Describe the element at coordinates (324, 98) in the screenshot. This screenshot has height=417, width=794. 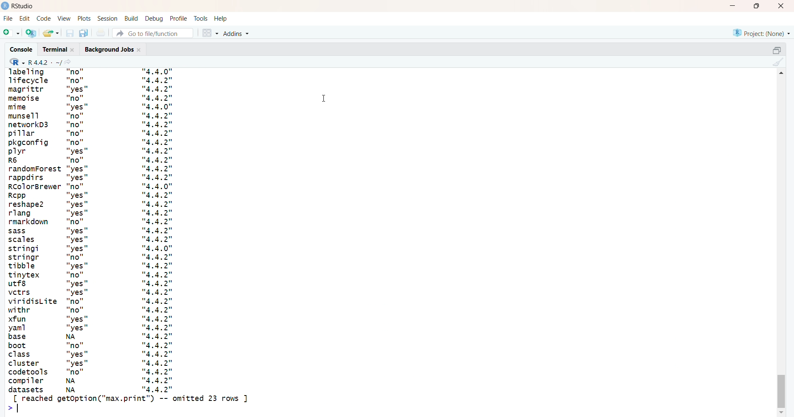
I see `cursor` at that location.